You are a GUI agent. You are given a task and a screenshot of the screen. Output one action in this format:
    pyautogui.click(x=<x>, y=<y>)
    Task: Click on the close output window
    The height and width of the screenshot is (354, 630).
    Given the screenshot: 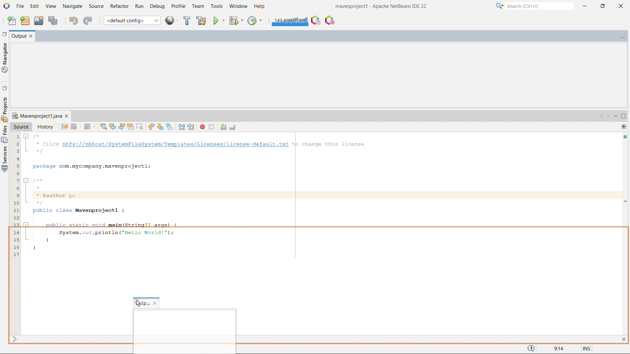 What is the action you would take?
    pyautogui.click(x=31, y=37)
    